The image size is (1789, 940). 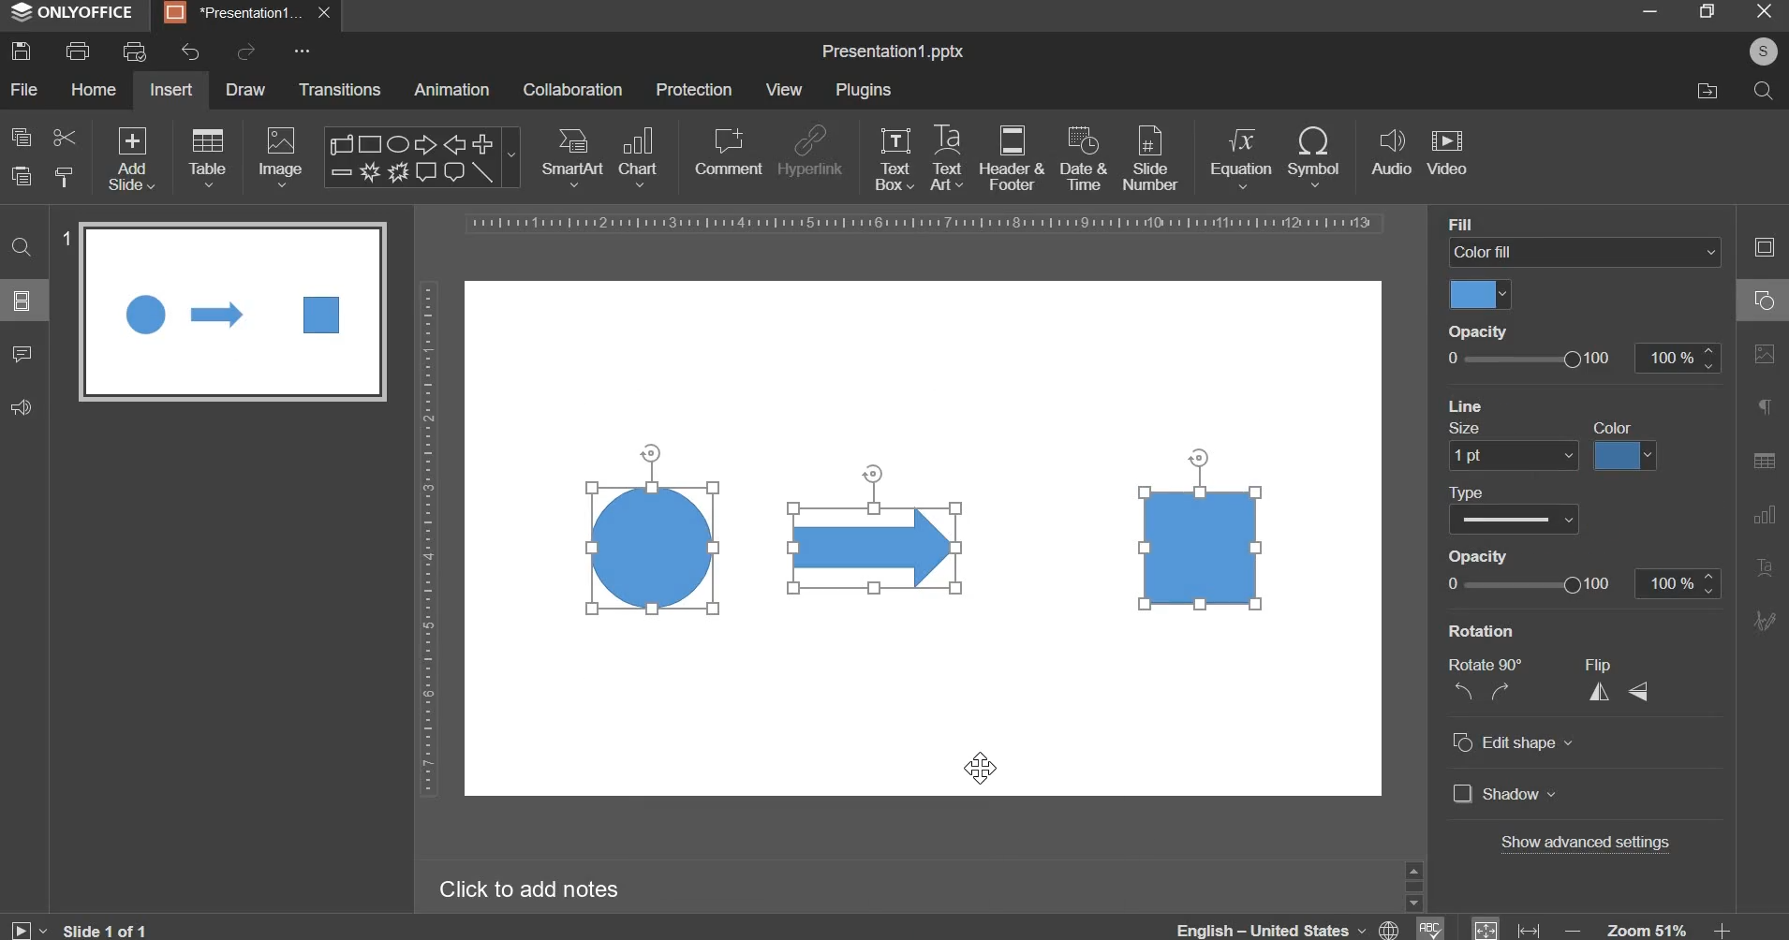 What do you see at coordinates (1763, 246) in the screenshot?
I see `slide setting` at bounding box center [1763, 246].